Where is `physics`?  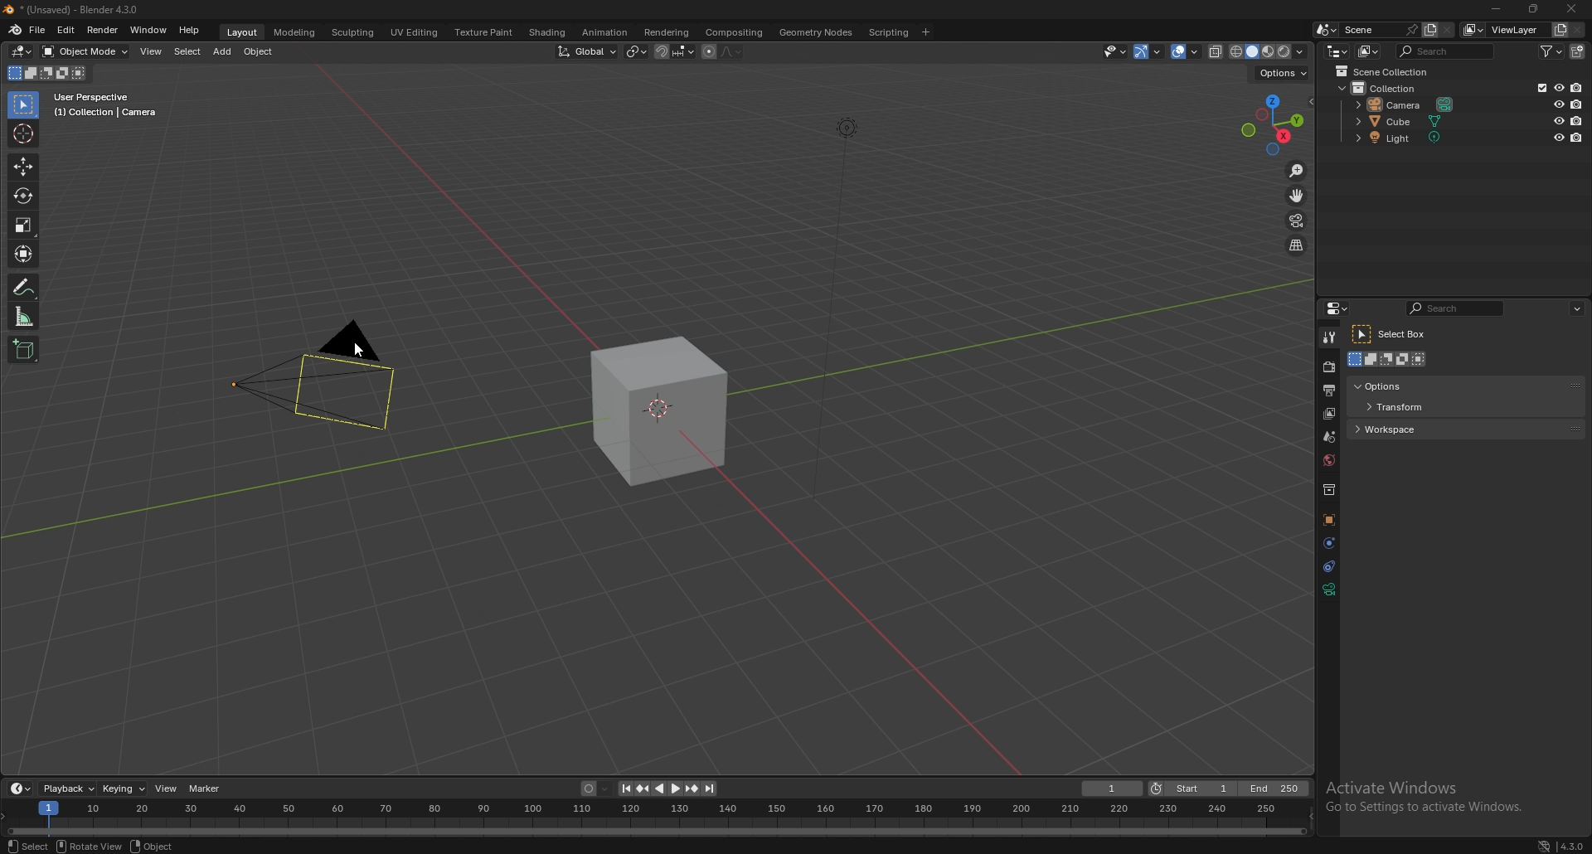 physics is located at coordinates (1327, 542).